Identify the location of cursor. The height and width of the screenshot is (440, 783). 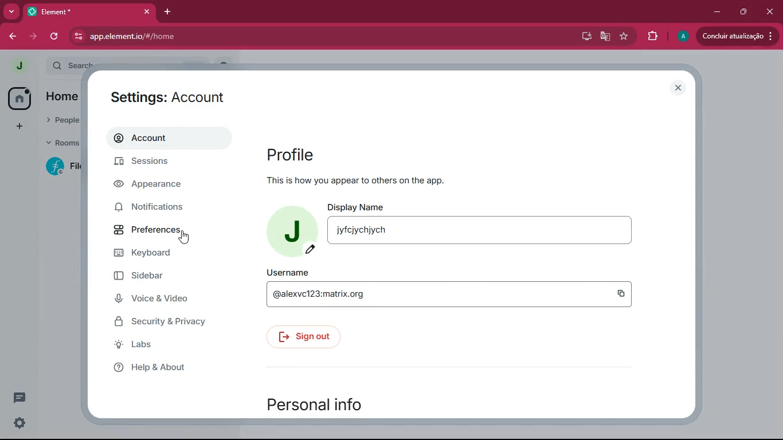
(185, 238).